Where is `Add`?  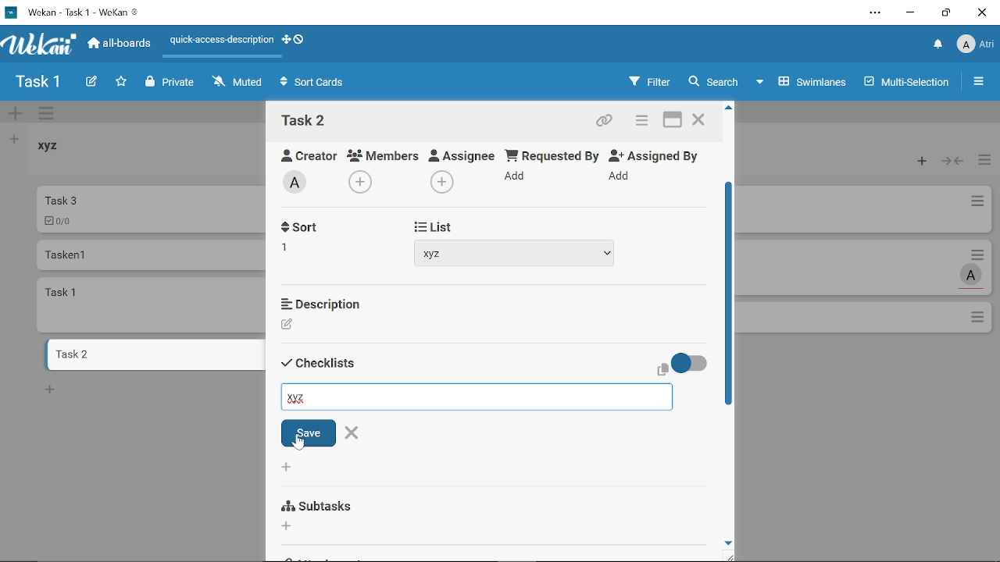
Add is located at coordinates (287, 468).